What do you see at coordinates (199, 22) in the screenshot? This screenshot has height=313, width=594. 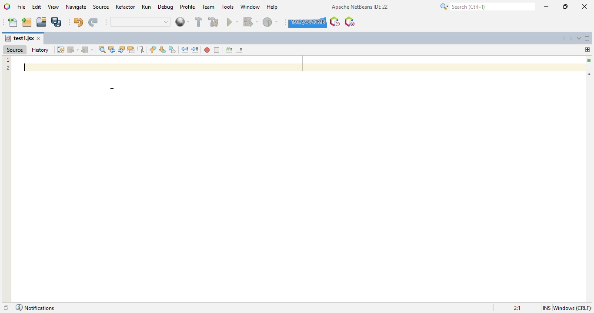 I see `build project` at bounding box center [199, 22].